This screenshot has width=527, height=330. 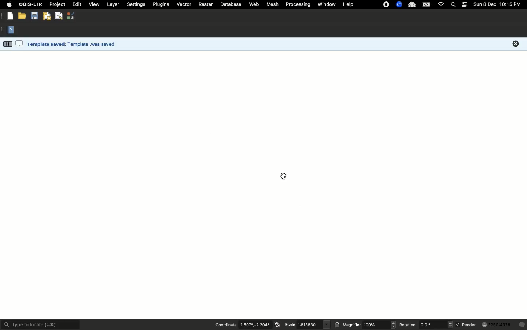 I want to click on Recording, so click(x=386, y=4).